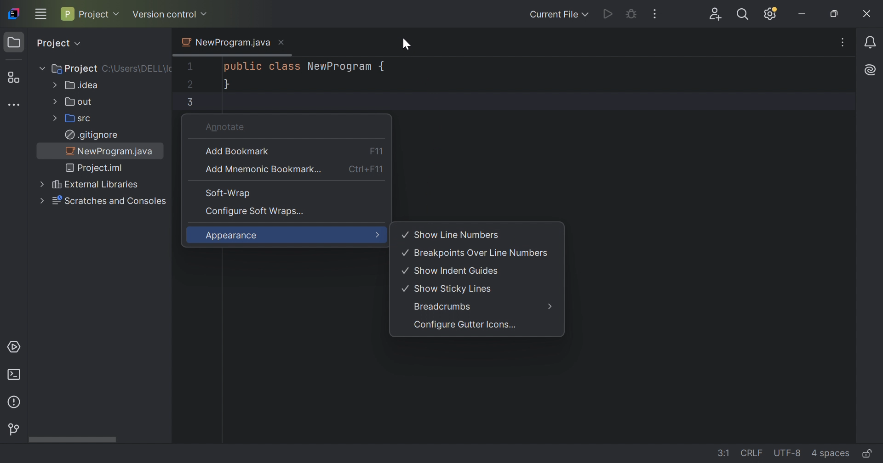 Image resolution: width=883 pixels, height=463 pixels. I want to click on Code with me, so click(715, 15).